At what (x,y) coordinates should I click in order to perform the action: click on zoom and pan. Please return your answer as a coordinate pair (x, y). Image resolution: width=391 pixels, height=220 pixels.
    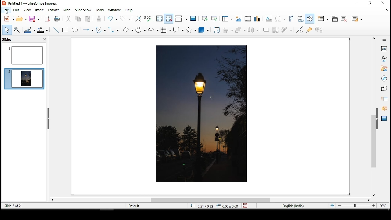
    Looking at the image, I should click on (18, 30).